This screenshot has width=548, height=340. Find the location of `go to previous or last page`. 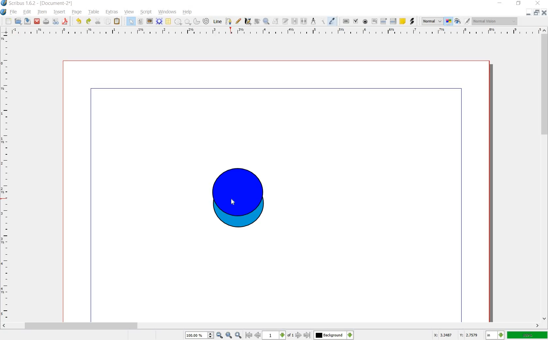

go to previous or last page is located at coordinates (278, 335).